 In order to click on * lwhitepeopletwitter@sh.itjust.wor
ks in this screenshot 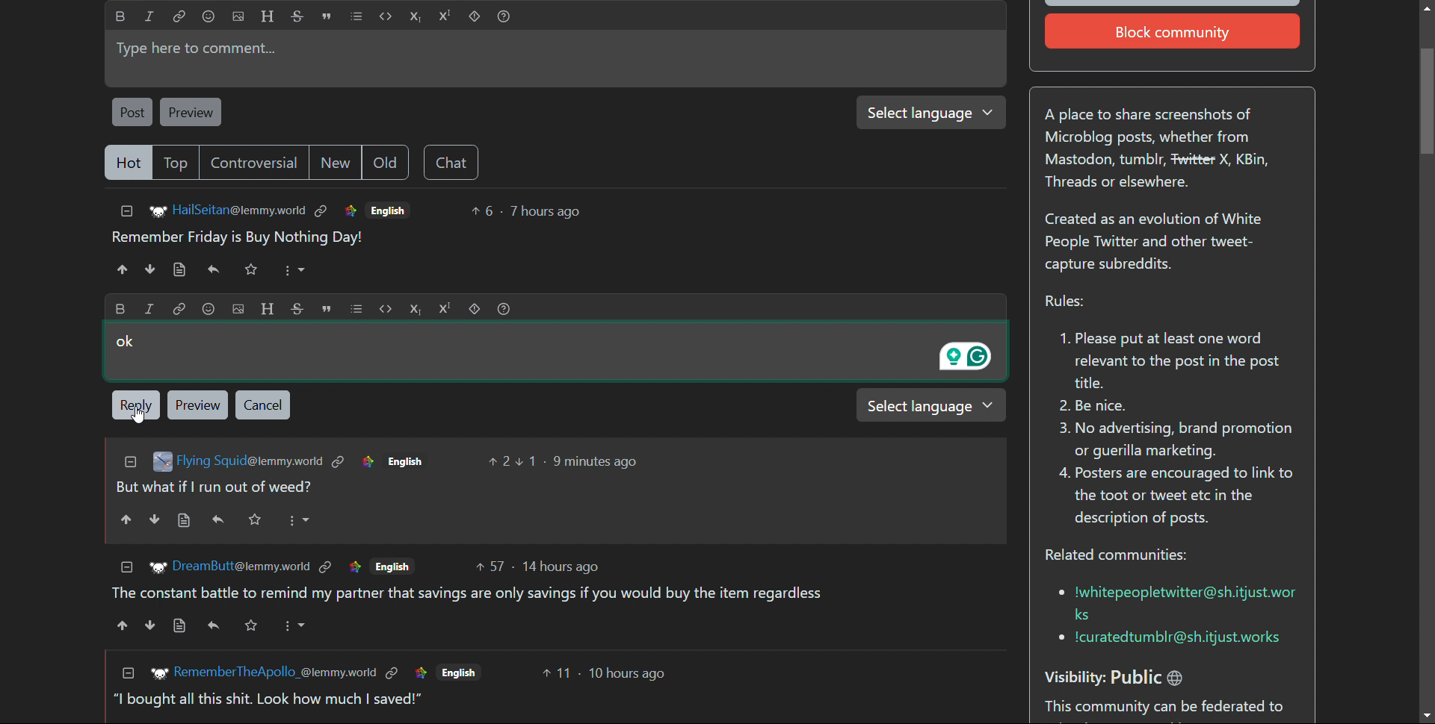, I will do `click(1173, 601)`.